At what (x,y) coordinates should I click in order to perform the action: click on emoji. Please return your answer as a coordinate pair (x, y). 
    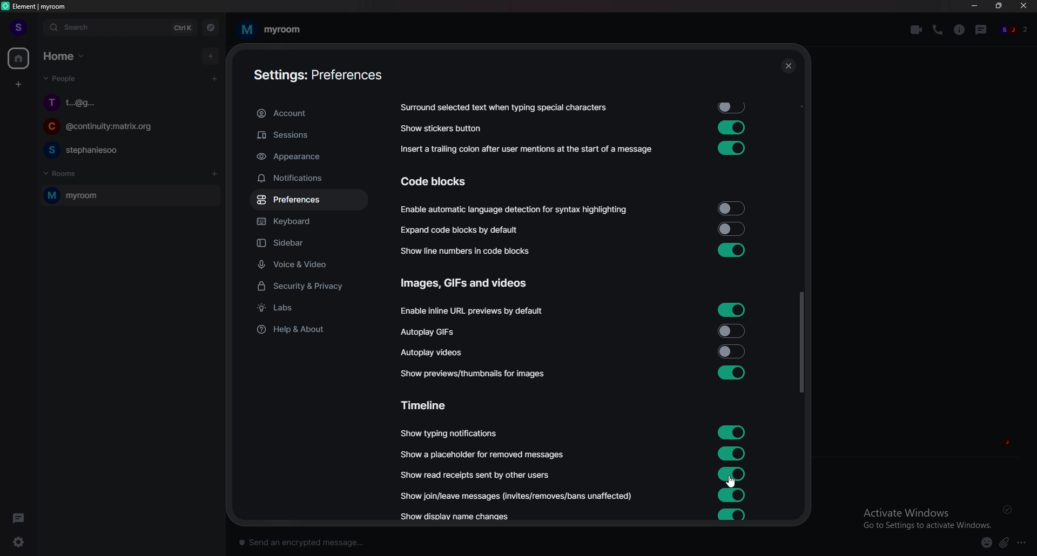
    Looking at the image, I should click on (982, 542).